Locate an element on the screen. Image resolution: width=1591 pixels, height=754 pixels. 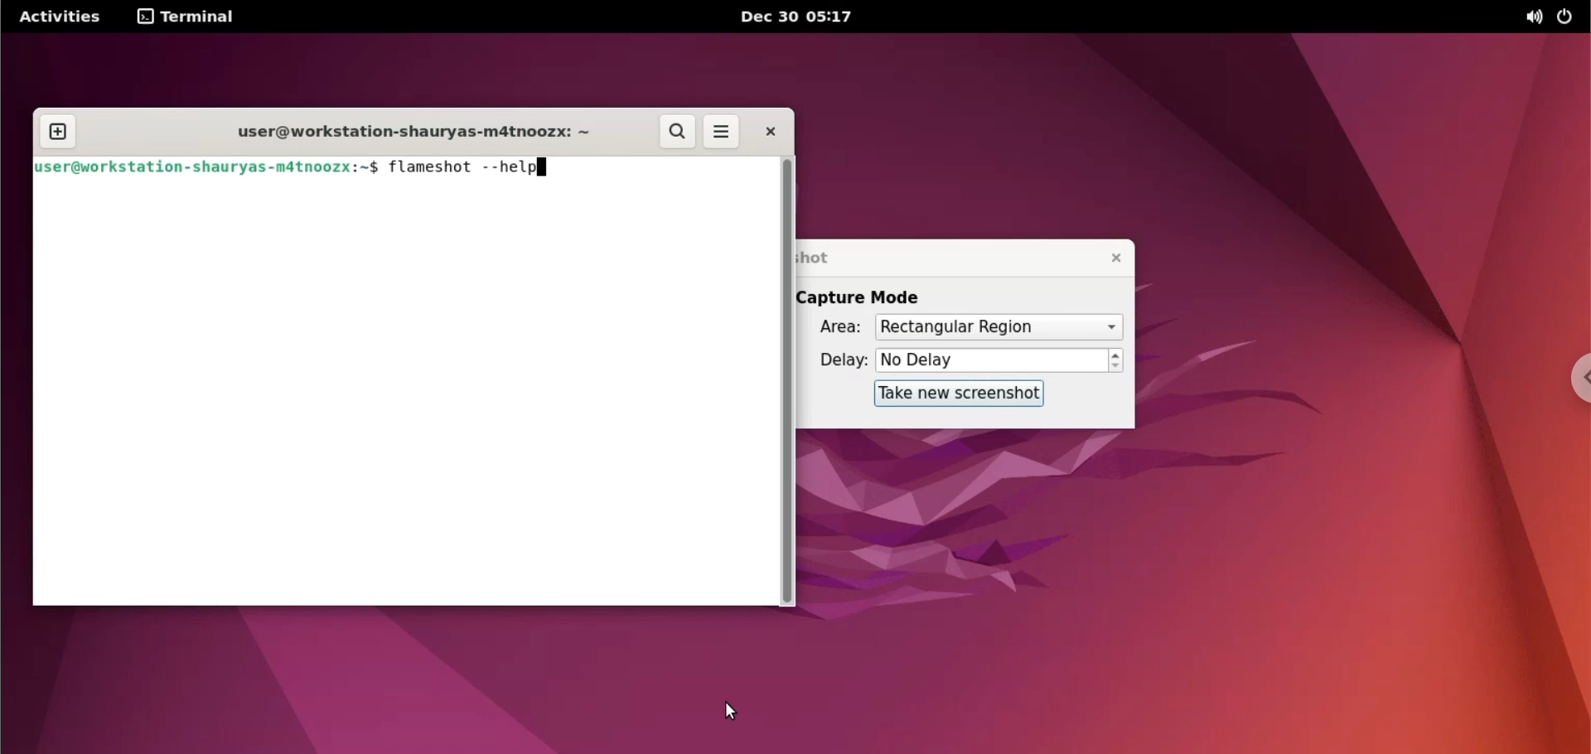
Activities is located at coordinates (63, 17).